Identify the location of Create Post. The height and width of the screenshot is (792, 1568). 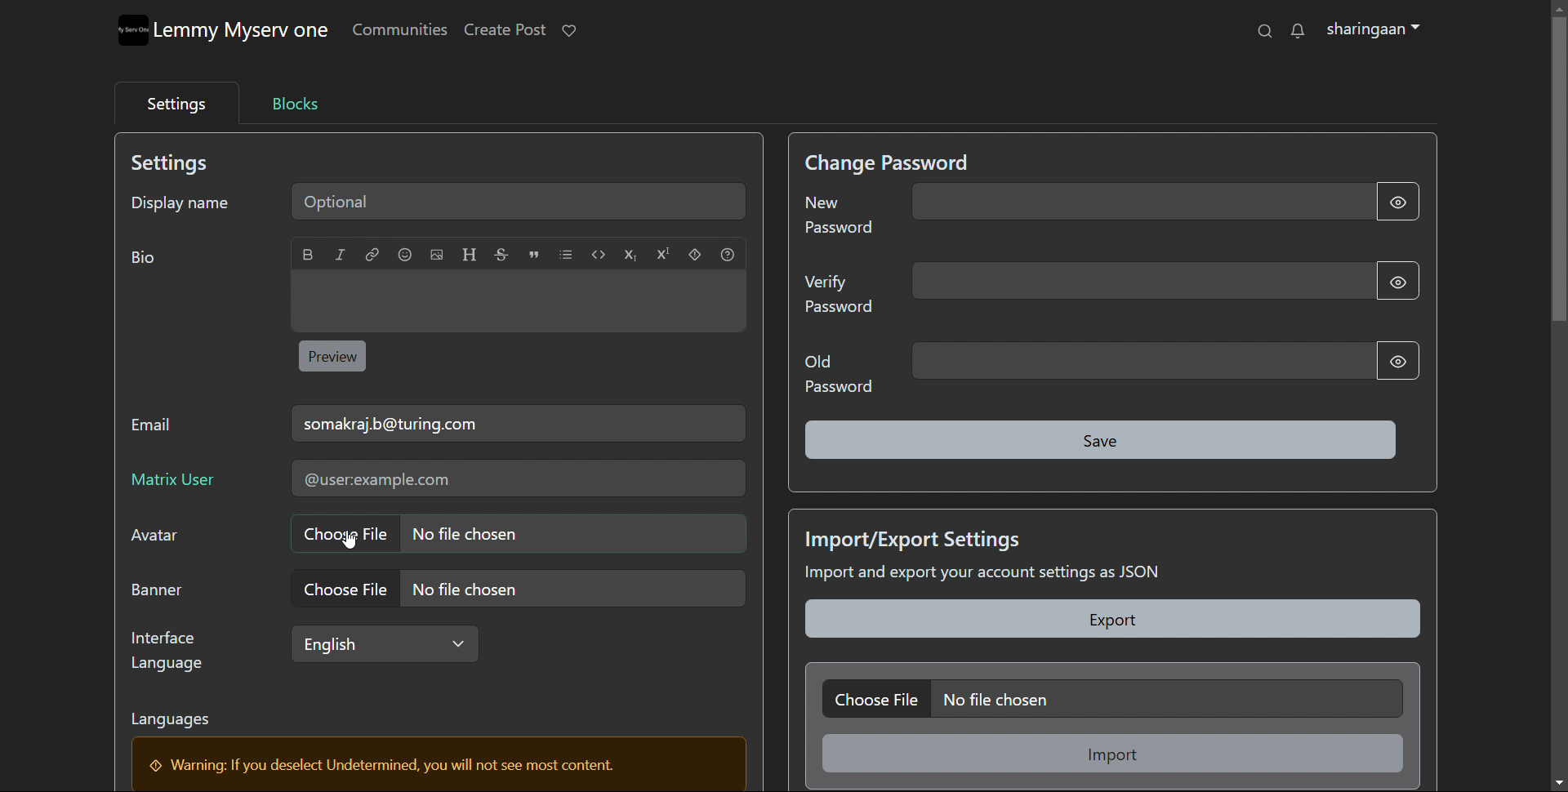
(506, 30).